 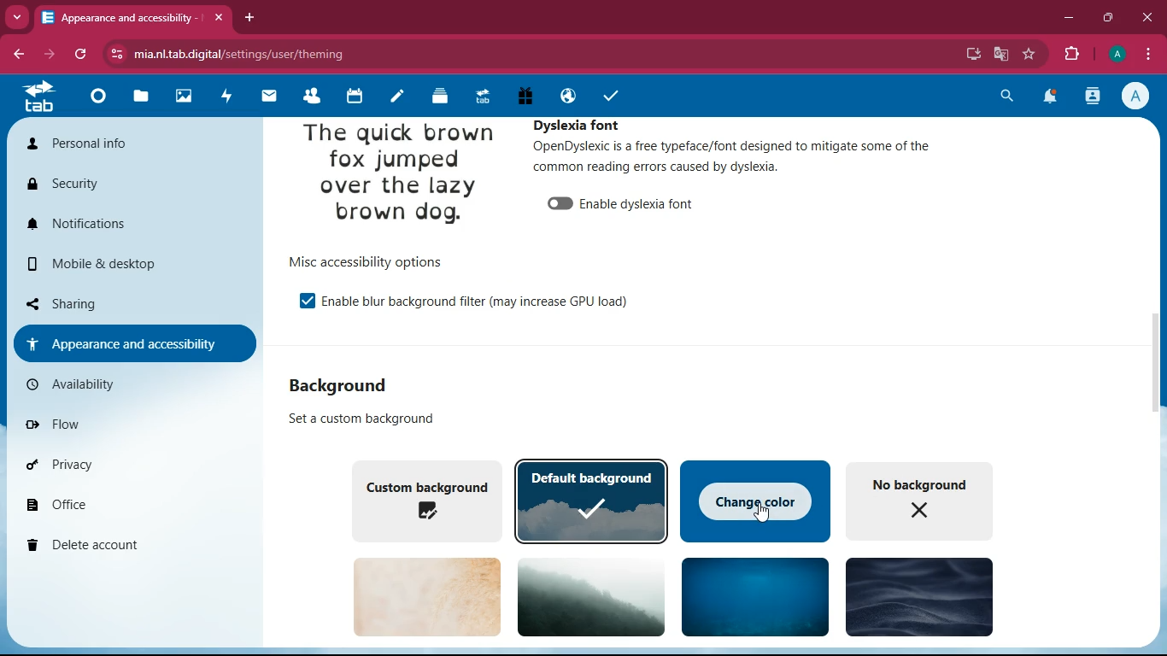 I want to click on favourite, so click(x=1029, y=54).